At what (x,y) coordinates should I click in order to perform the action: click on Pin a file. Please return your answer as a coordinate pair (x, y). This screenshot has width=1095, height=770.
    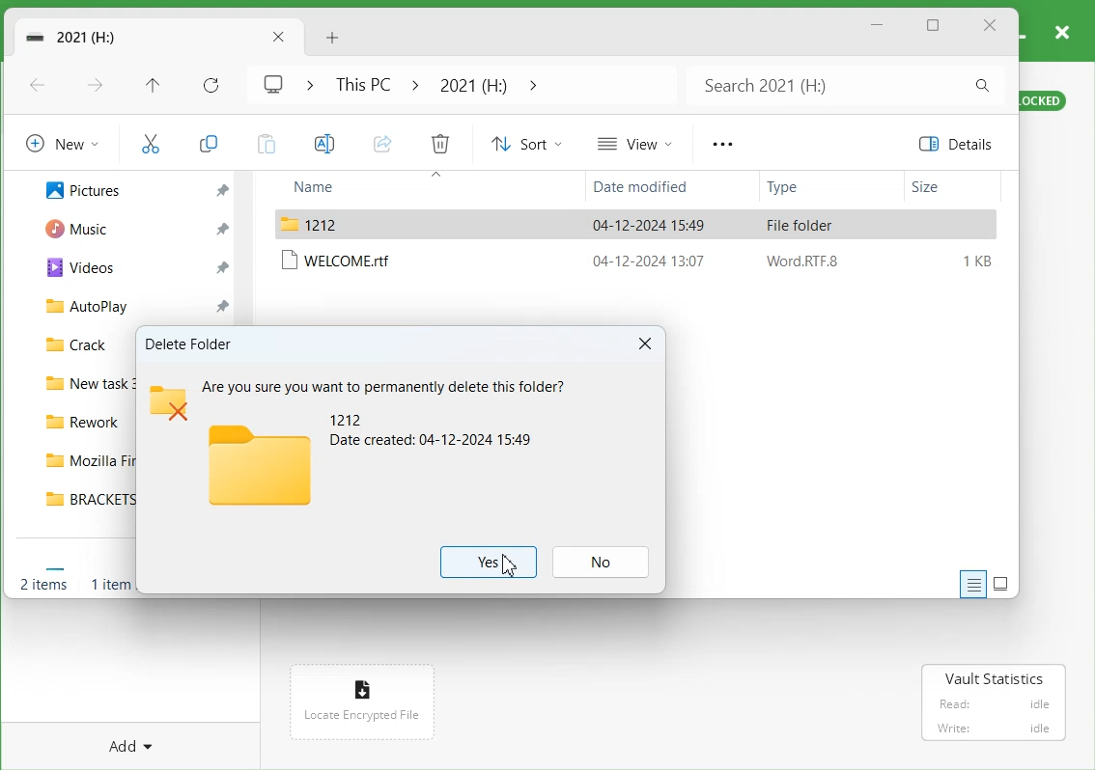
    Looking at the image, I should click on (221, 187).